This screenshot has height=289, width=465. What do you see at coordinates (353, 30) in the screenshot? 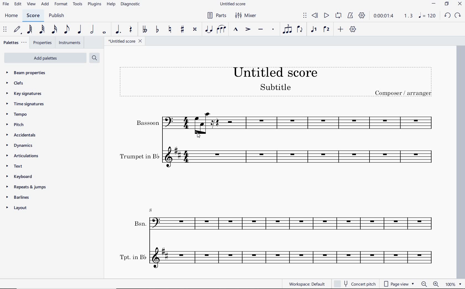
I see `customize toolbar` at bounding box center [353, 30].